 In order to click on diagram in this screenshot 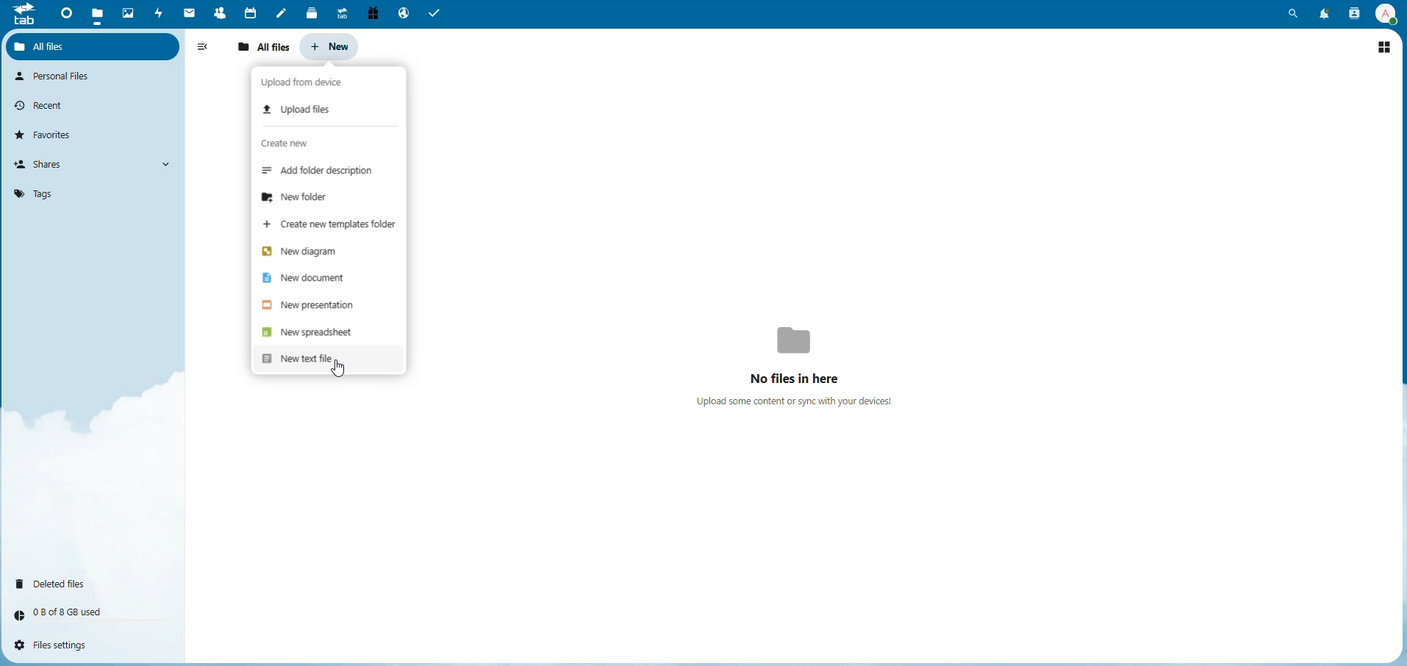, I will do `click(301, 248)`.